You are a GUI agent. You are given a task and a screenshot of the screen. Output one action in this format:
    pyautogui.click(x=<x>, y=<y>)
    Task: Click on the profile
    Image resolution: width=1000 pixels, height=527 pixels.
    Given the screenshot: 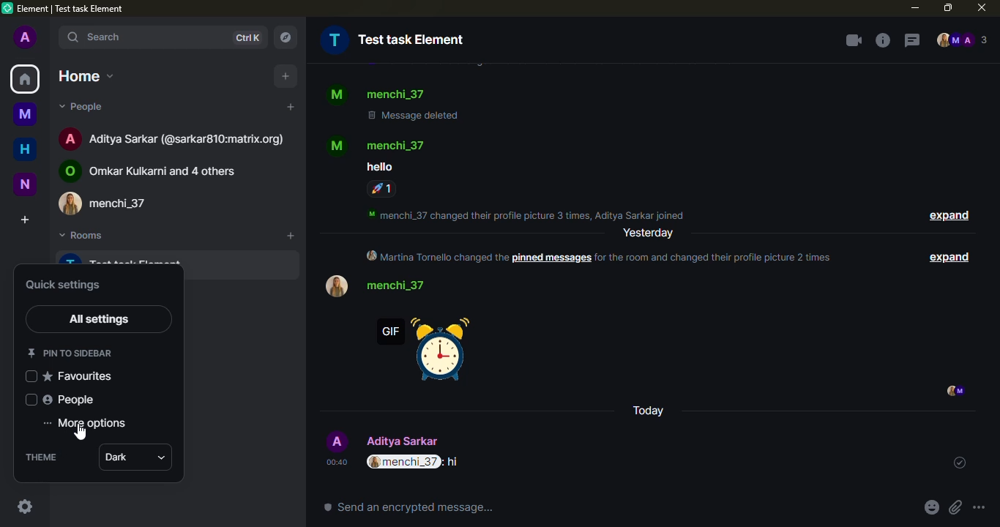 What is the action you would take?
    pyautogui.click(x=337, y=441)
    